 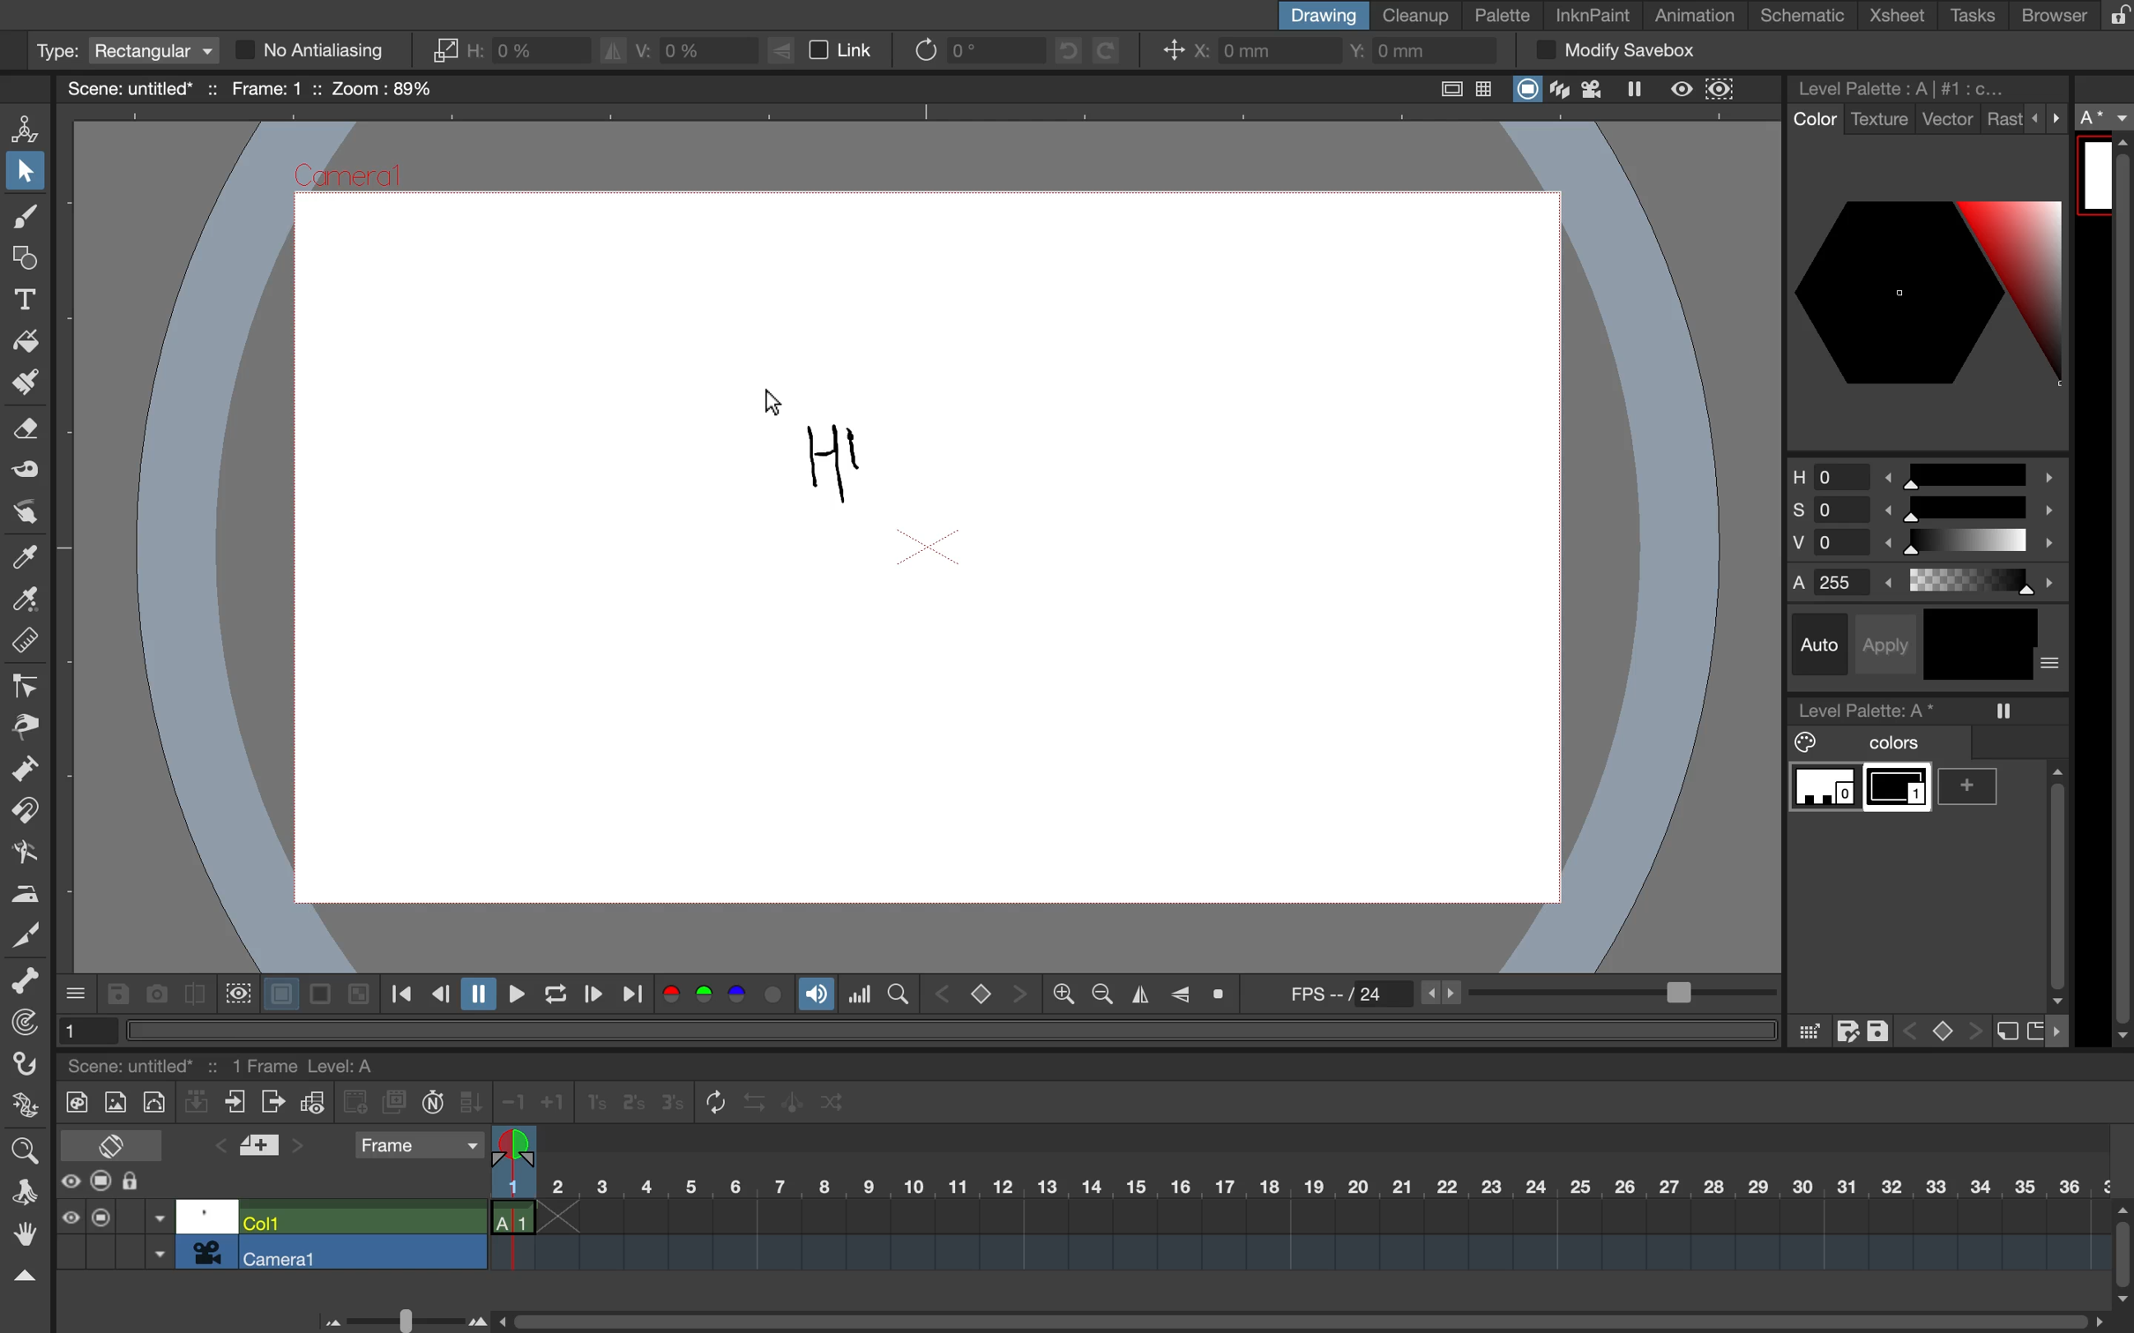 What do you see at coordinates (278, 990) in the screenshot?
I see `white background` at bounding box center [278, 990].